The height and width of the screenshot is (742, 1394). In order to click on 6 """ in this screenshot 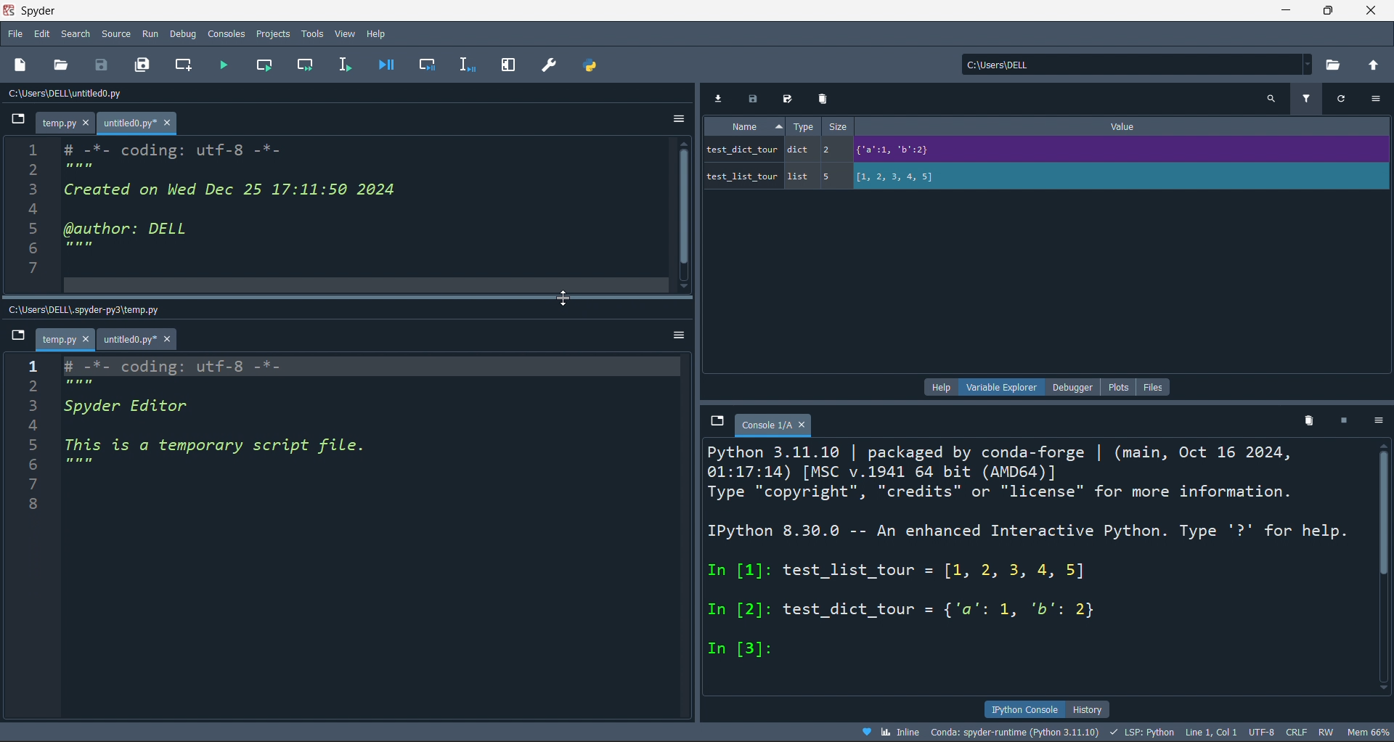, I will do `click(84, 465)`.